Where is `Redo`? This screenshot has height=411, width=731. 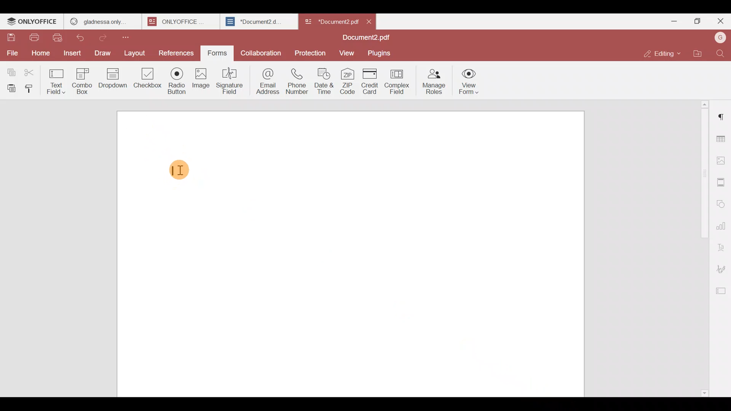 Redo is located at coordinates (105, 37).